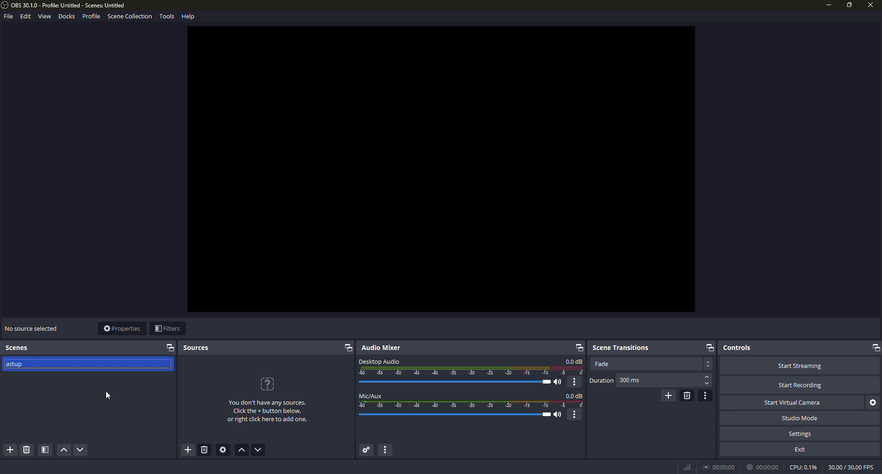 The image size is (882, 474). Describe the element at coordinates (687, 395) in the screenshot. I see `remove configurable transition` at that location.